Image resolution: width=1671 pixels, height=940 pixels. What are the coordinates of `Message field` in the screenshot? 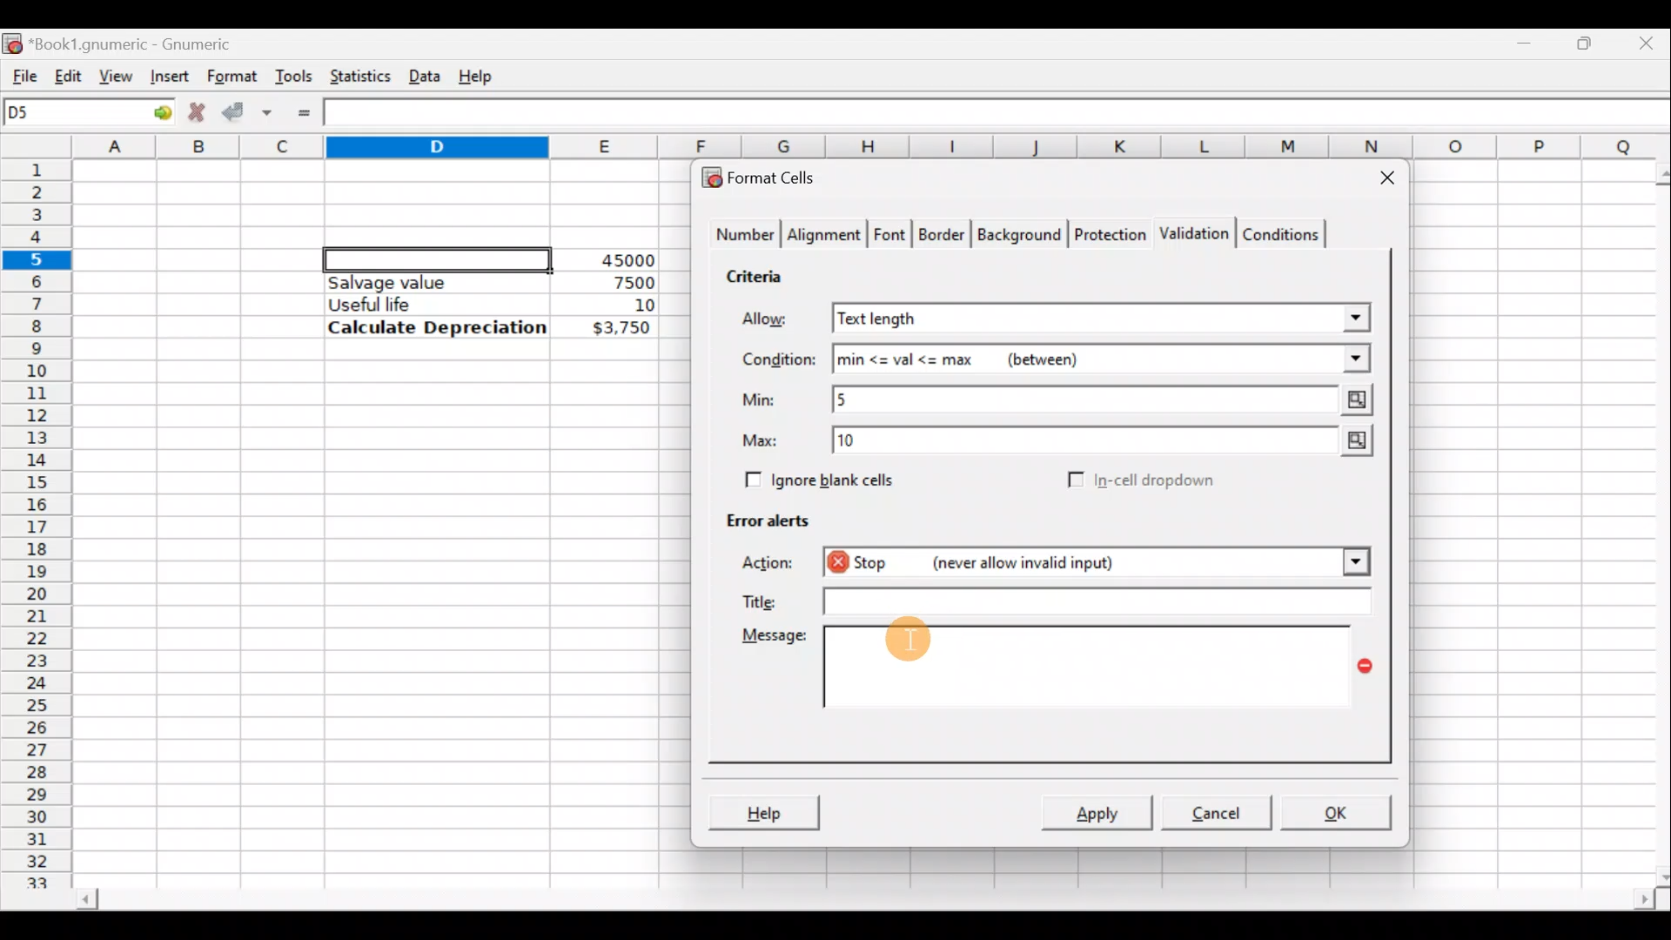 It's located at (1088, 669).